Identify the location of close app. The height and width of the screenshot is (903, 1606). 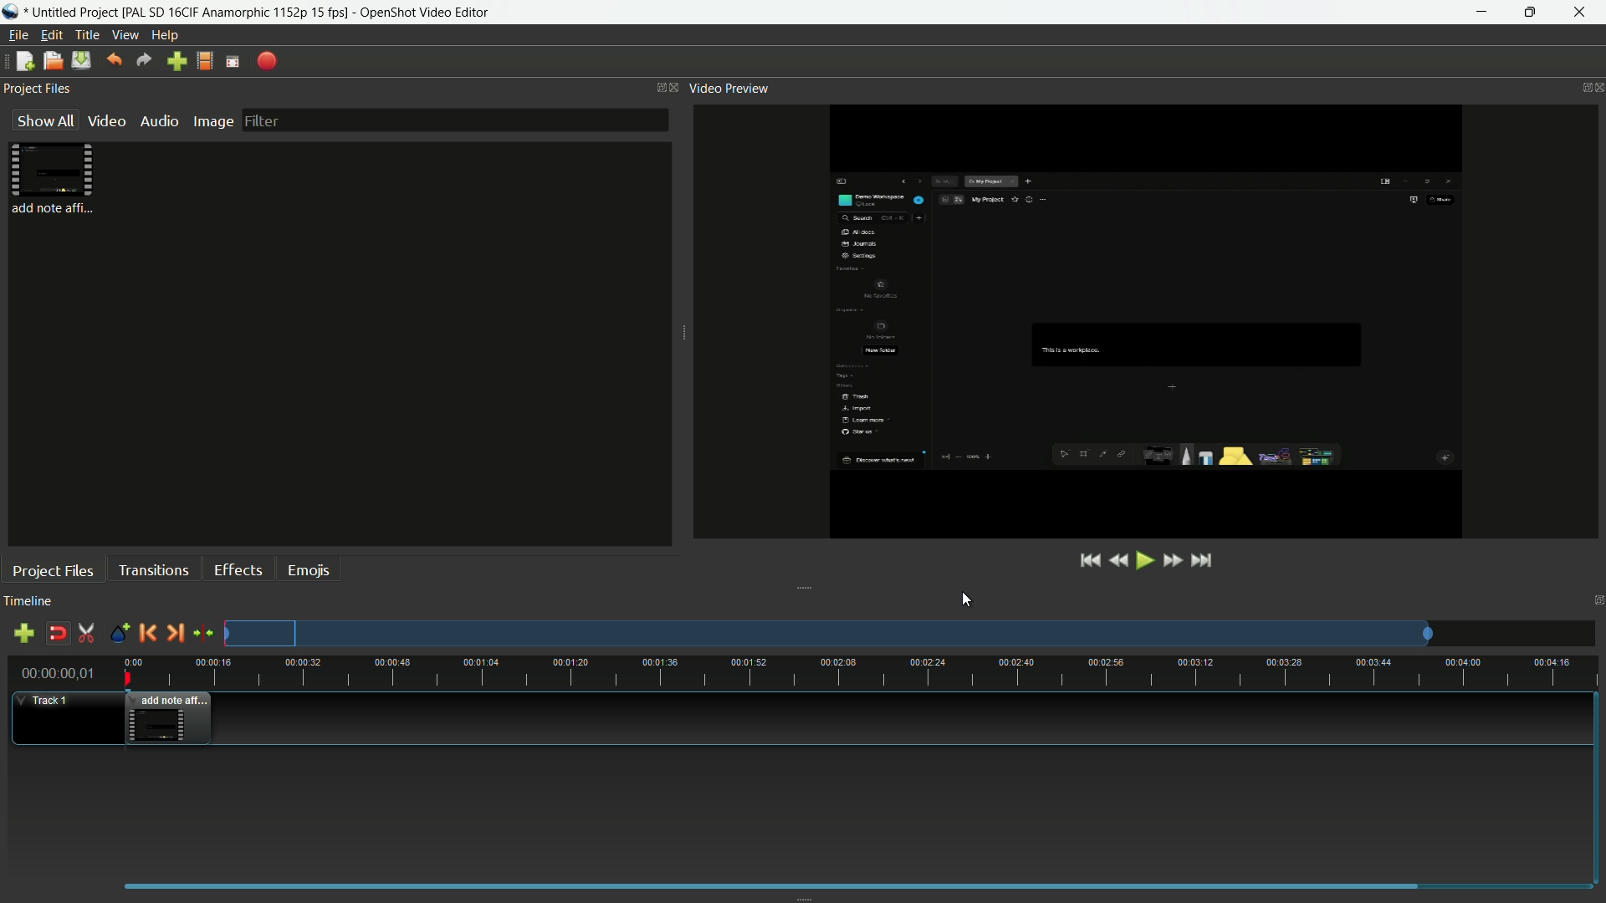
(1585, 13).